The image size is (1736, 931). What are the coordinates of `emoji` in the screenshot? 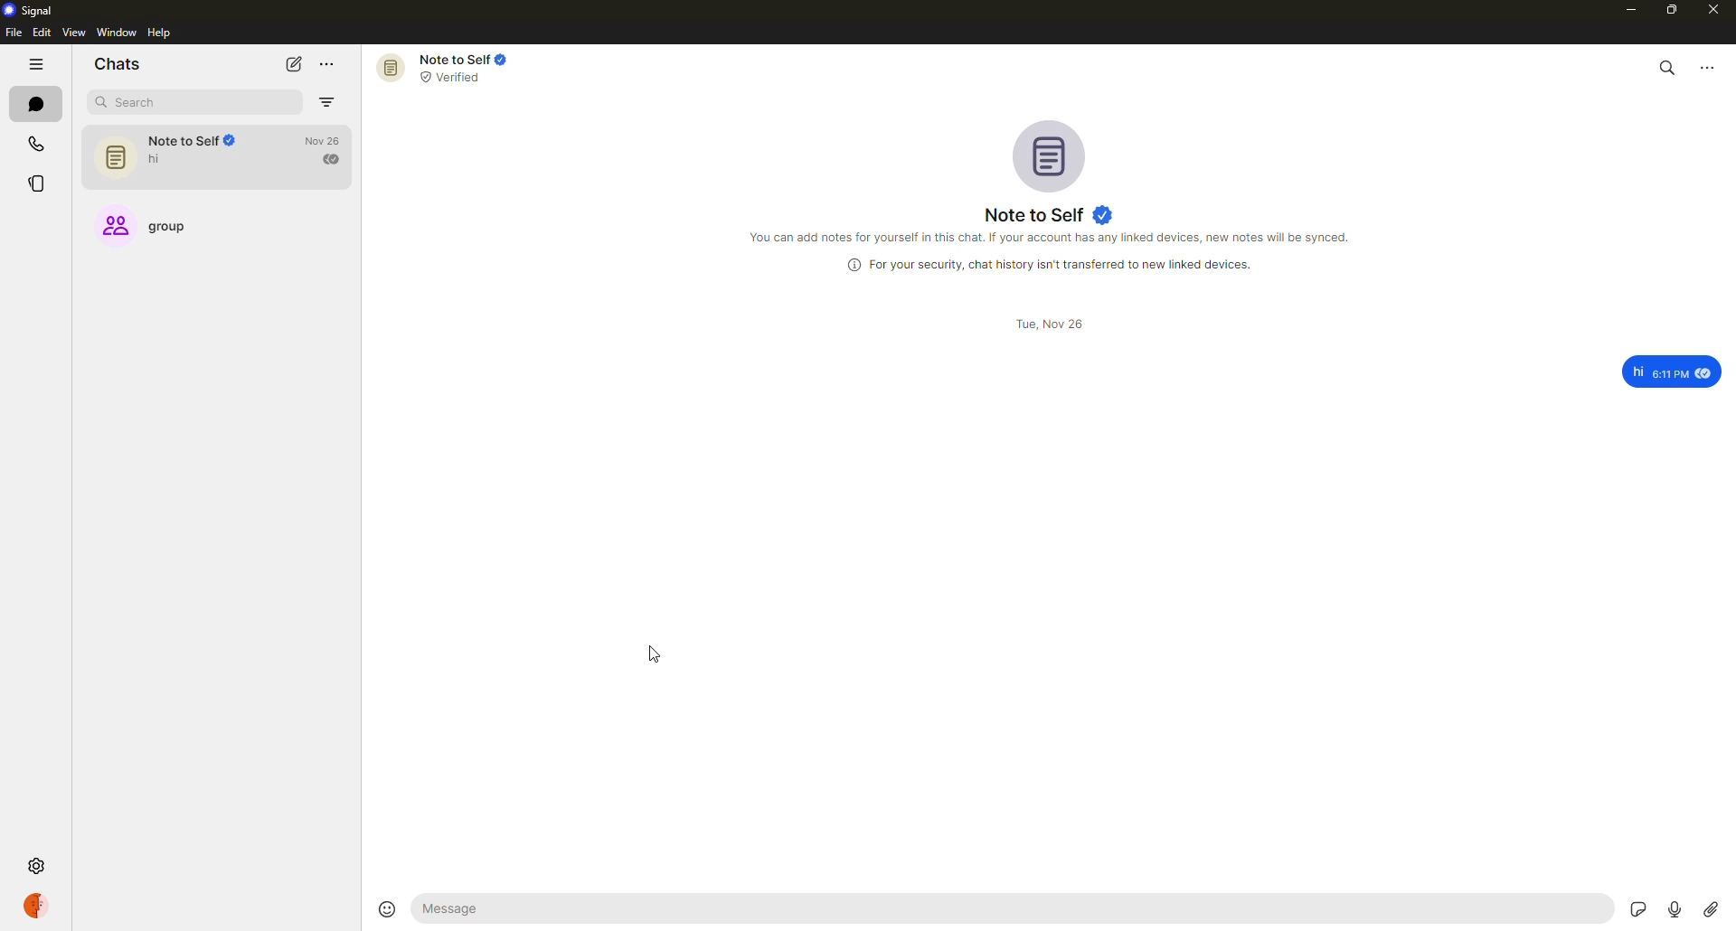 It's located at (386, 908).